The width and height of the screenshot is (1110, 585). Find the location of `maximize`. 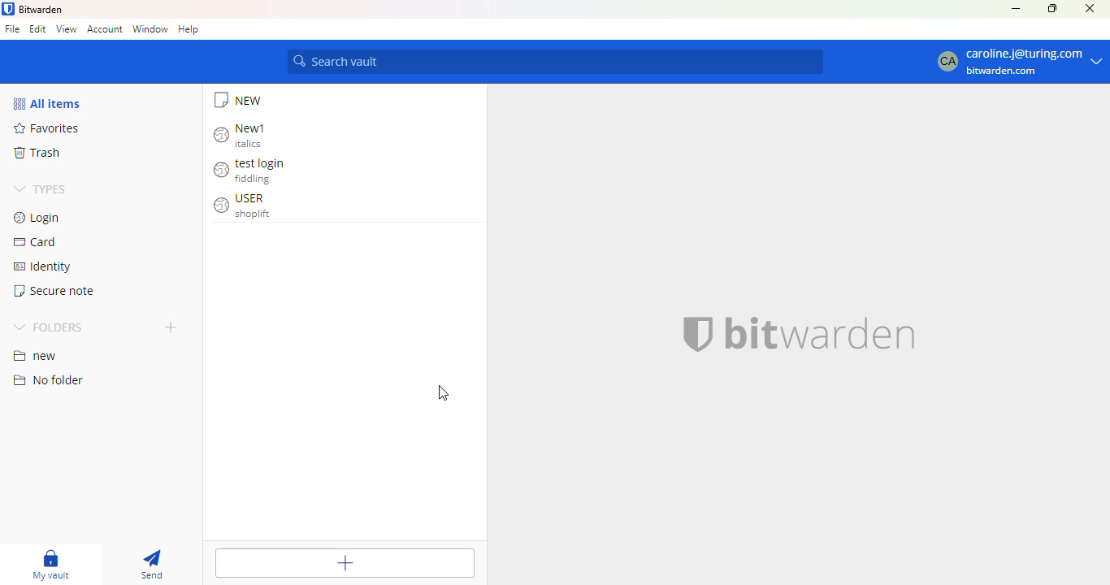

maximize is located at coordinates (1052, 9).